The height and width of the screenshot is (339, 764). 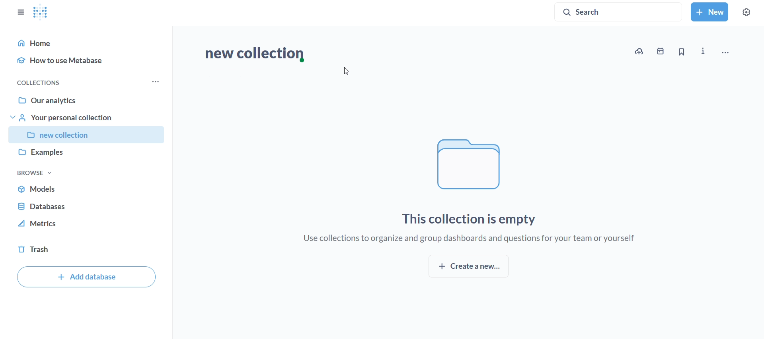 What do you see at coordinates (471, 239) in the screenshot?
I see `use collections to organize and group dashboards and questions for your team or yourself` at bounding box center [471, 239].